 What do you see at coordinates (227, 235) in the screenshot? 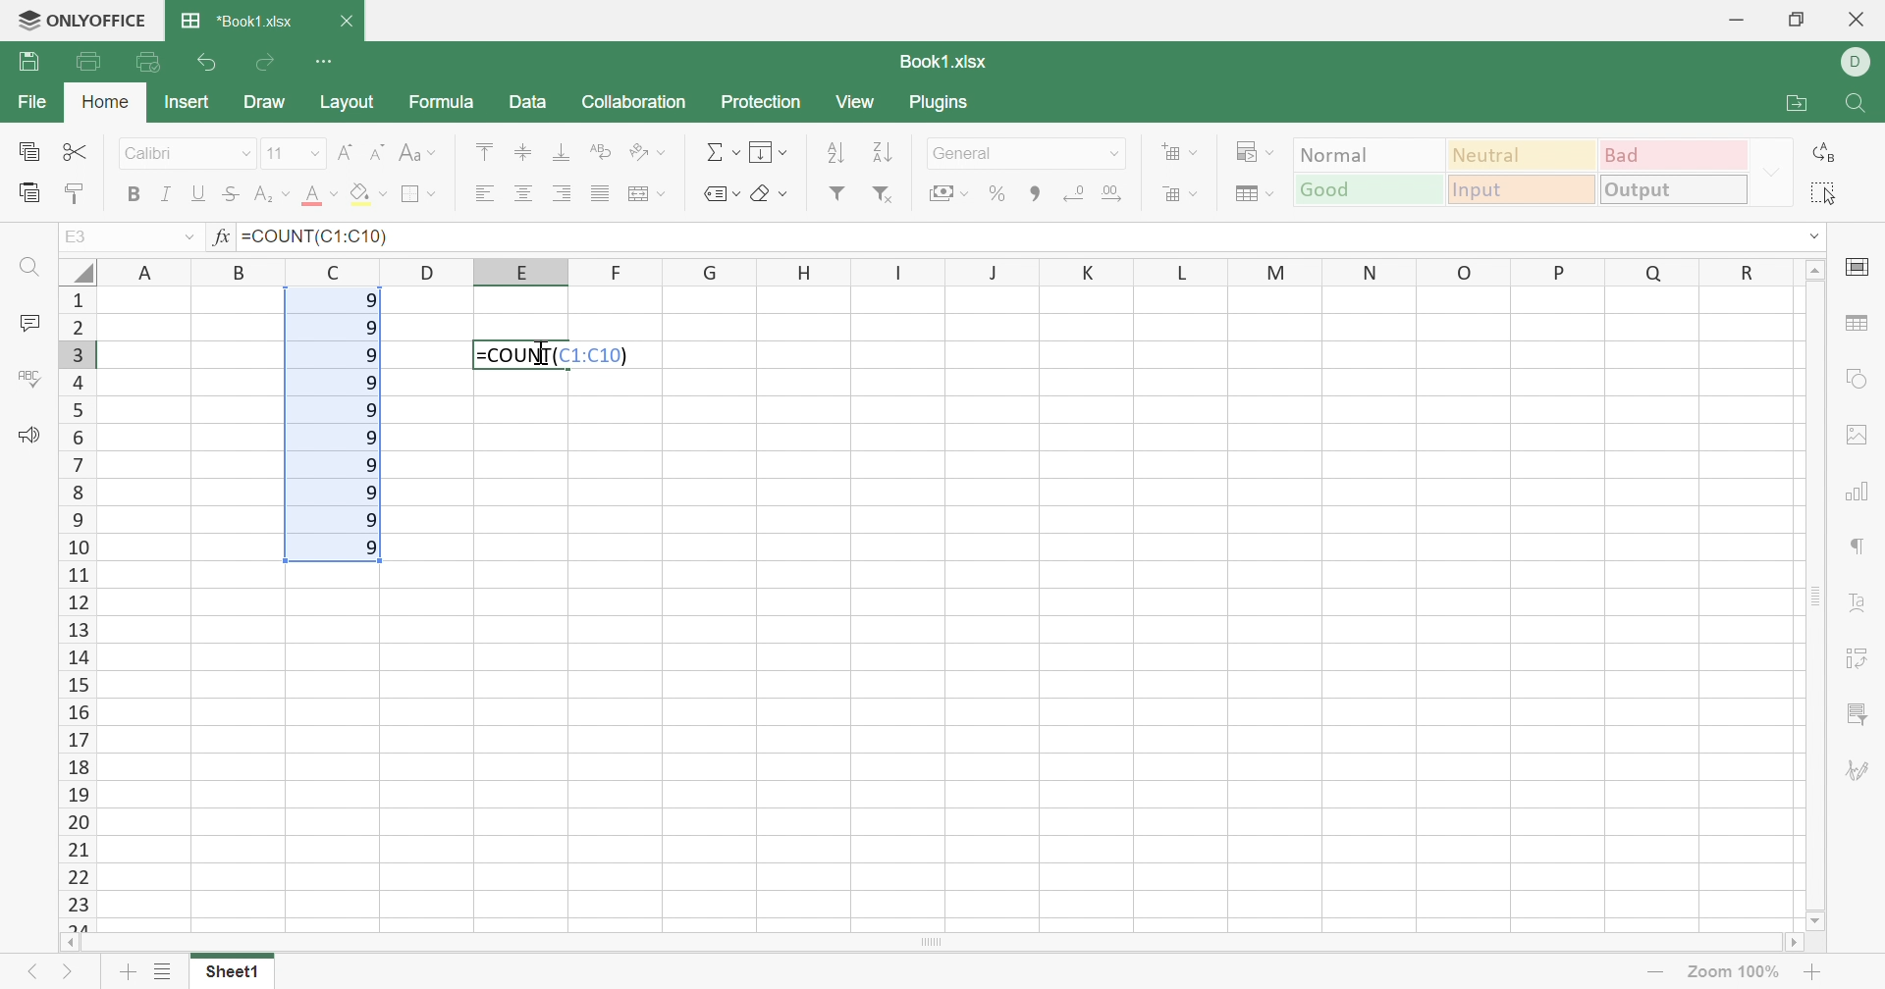
I see `fx` at bounding box center [227, 235].